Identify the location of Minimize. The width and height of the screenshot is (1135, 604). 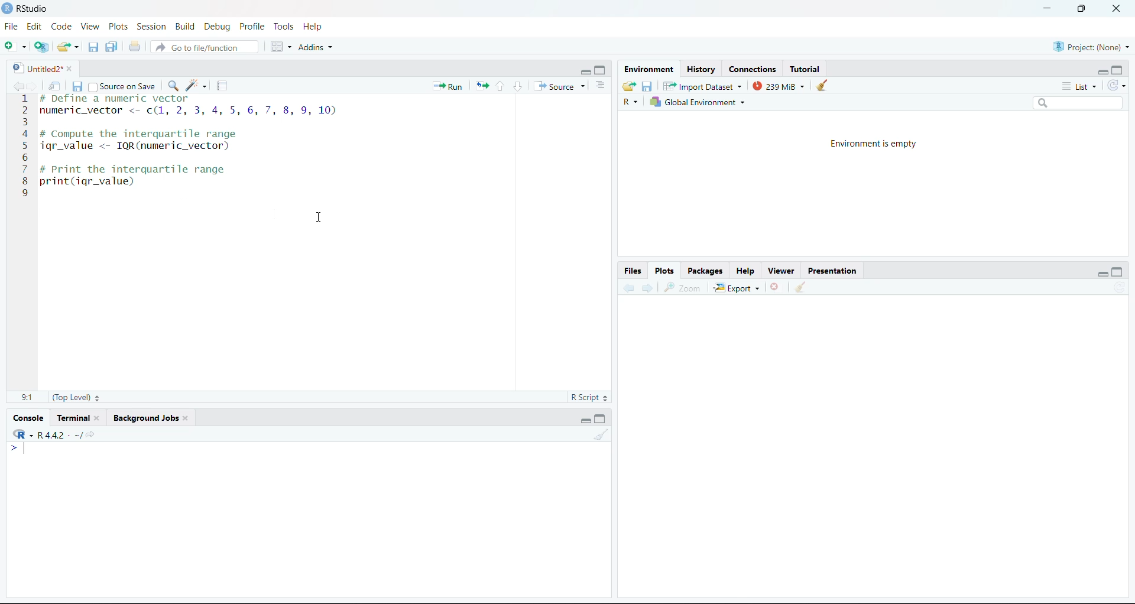
(1102, 274).